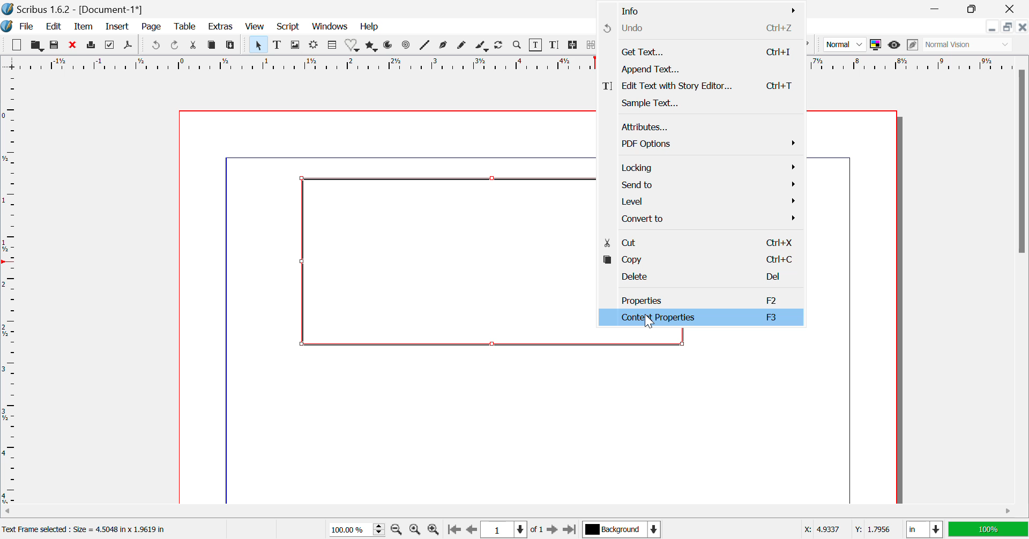 The image size is (1029, 539). Describe the element at coordinates (871, 529) in the screenshot. I see `Y: 1.7956` at that location.